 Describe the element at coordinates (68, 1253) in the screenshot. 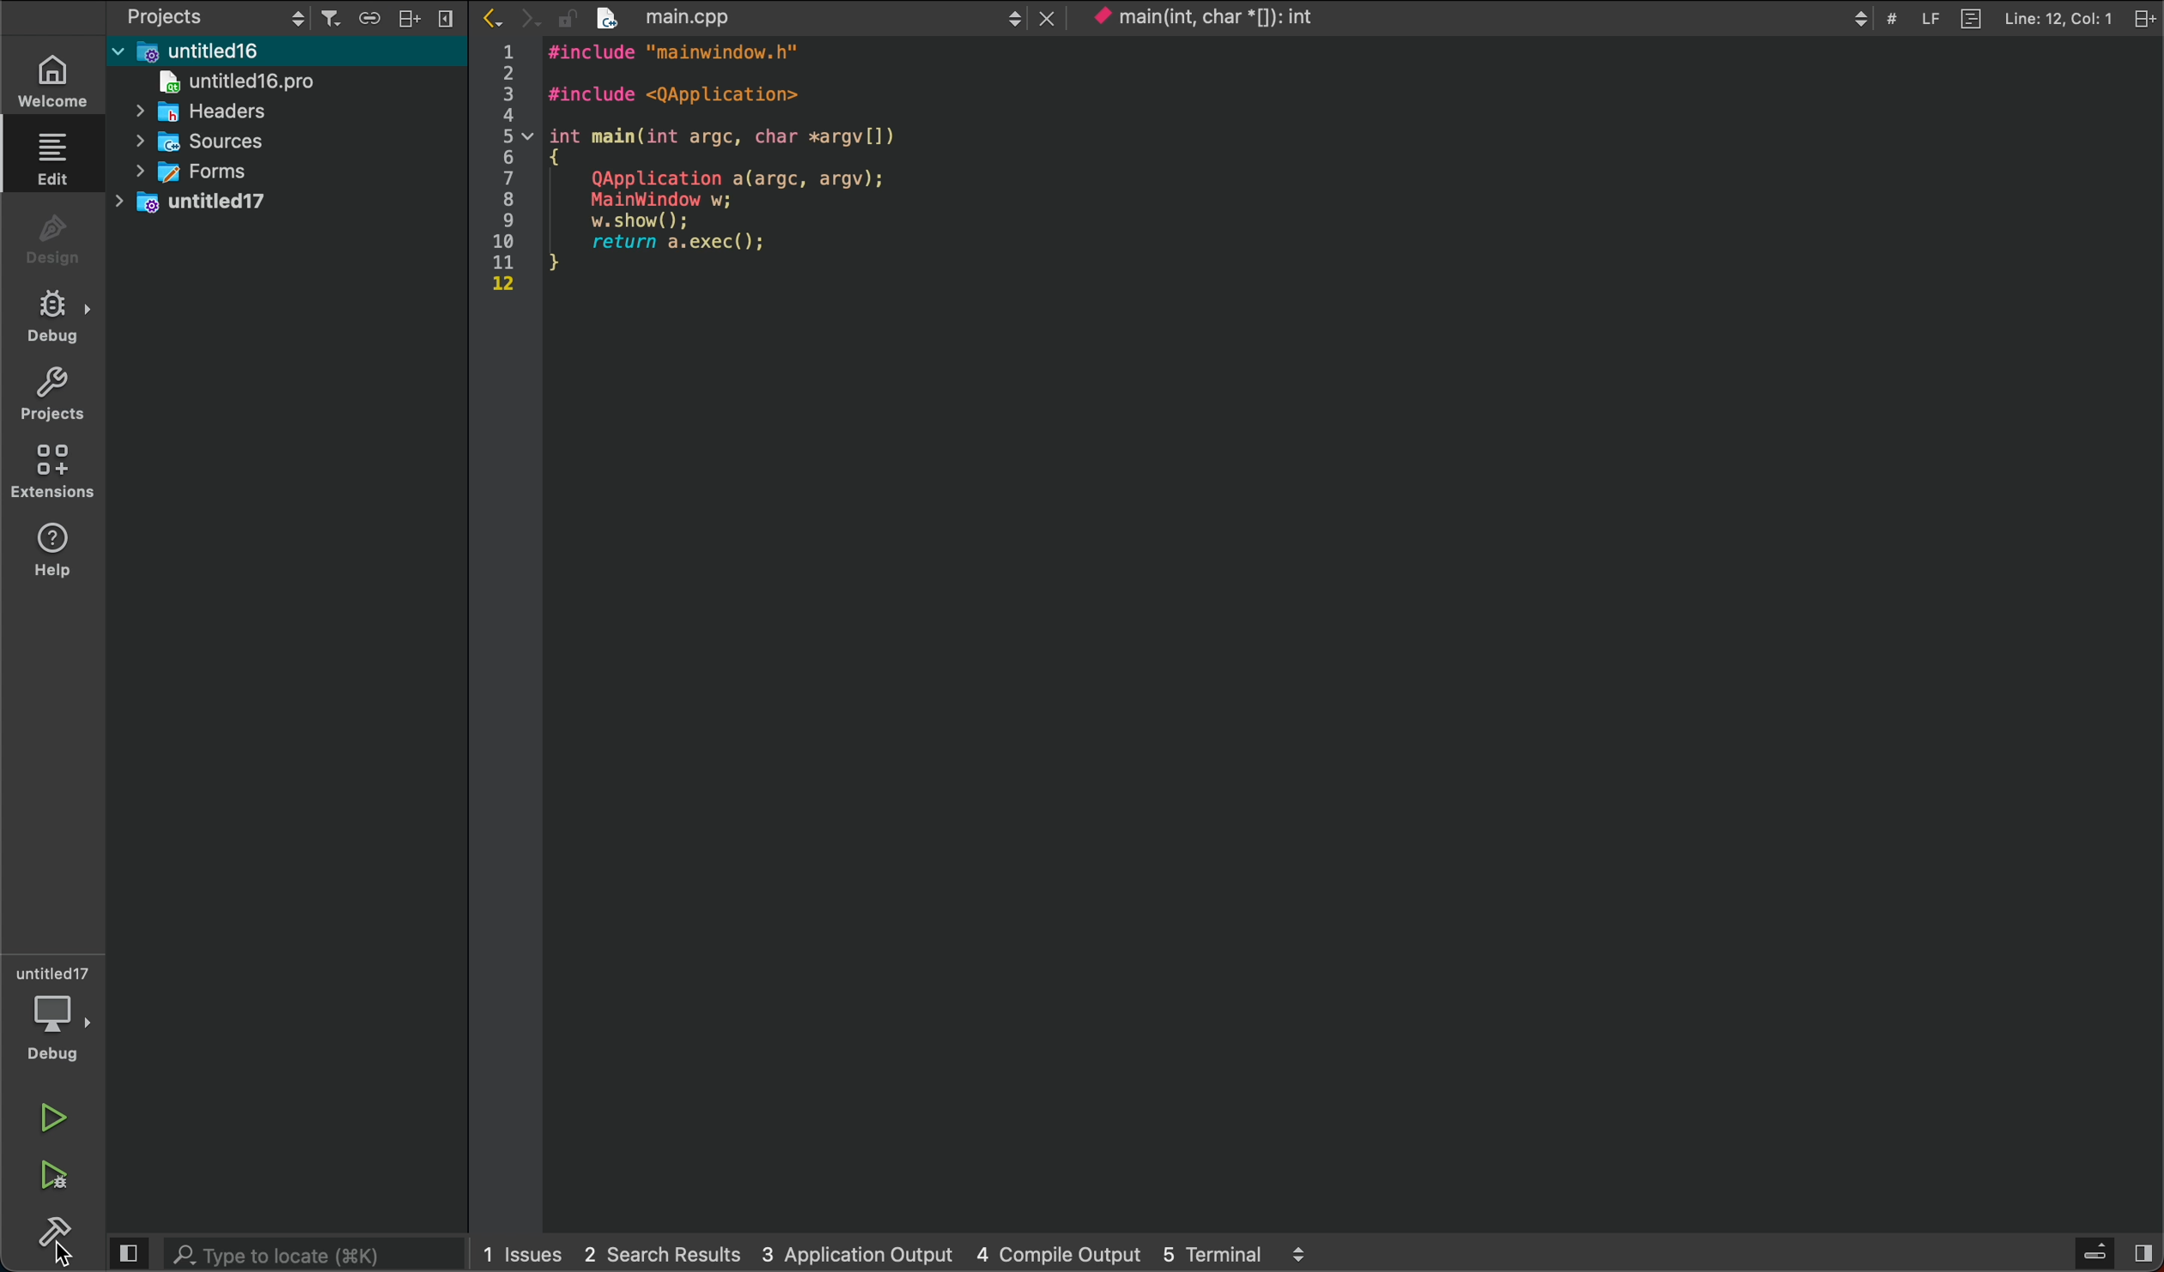

I see `cursor` at that location.